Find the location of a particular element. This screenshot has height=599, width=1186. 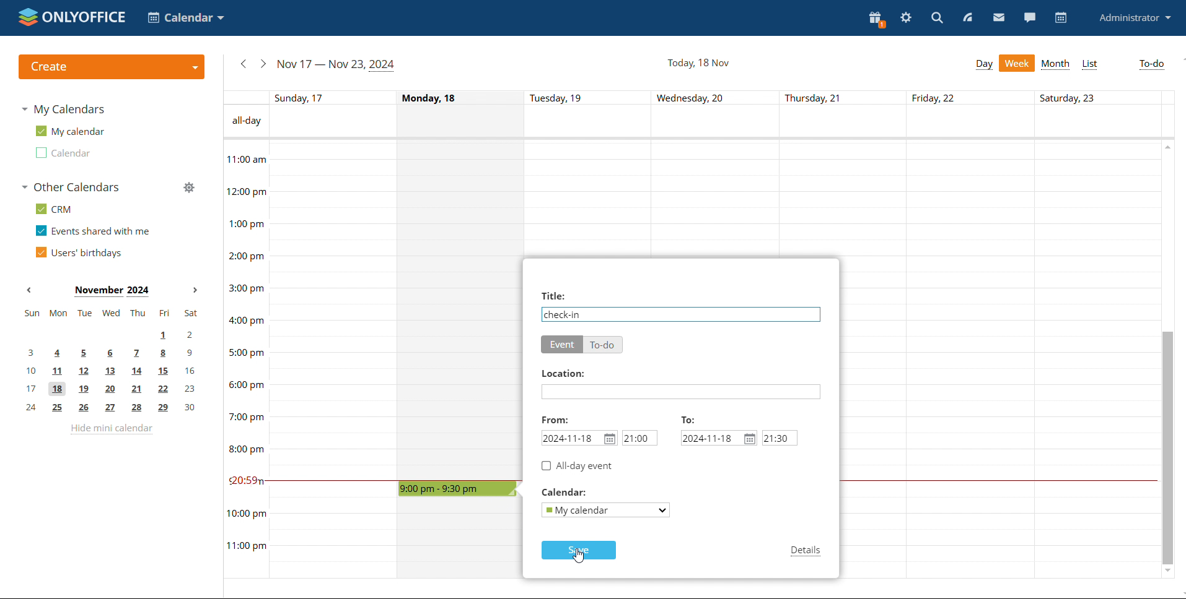

Sunday is located at coordinates (335, 360).